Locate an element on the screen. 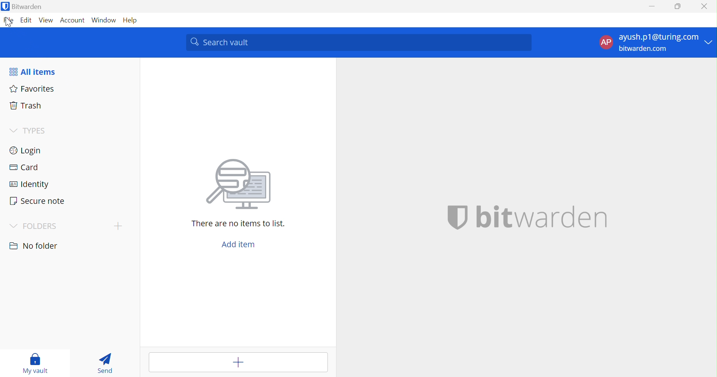 The width and height of the screenshot is (717, 377). bitwarden logo is located at coordinates (457, 217).